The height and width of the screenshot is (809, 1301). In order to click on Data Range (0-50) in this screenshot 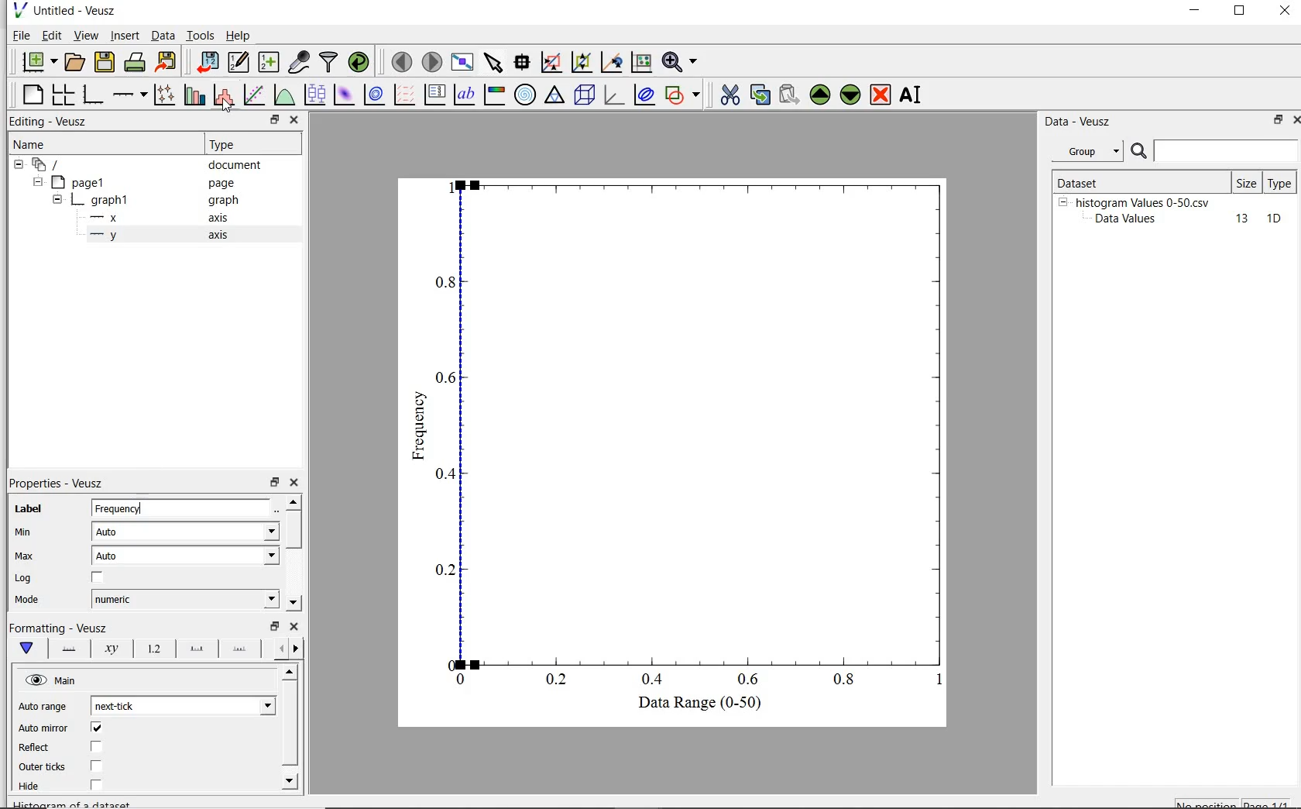, I will do `click(692, 704)`.